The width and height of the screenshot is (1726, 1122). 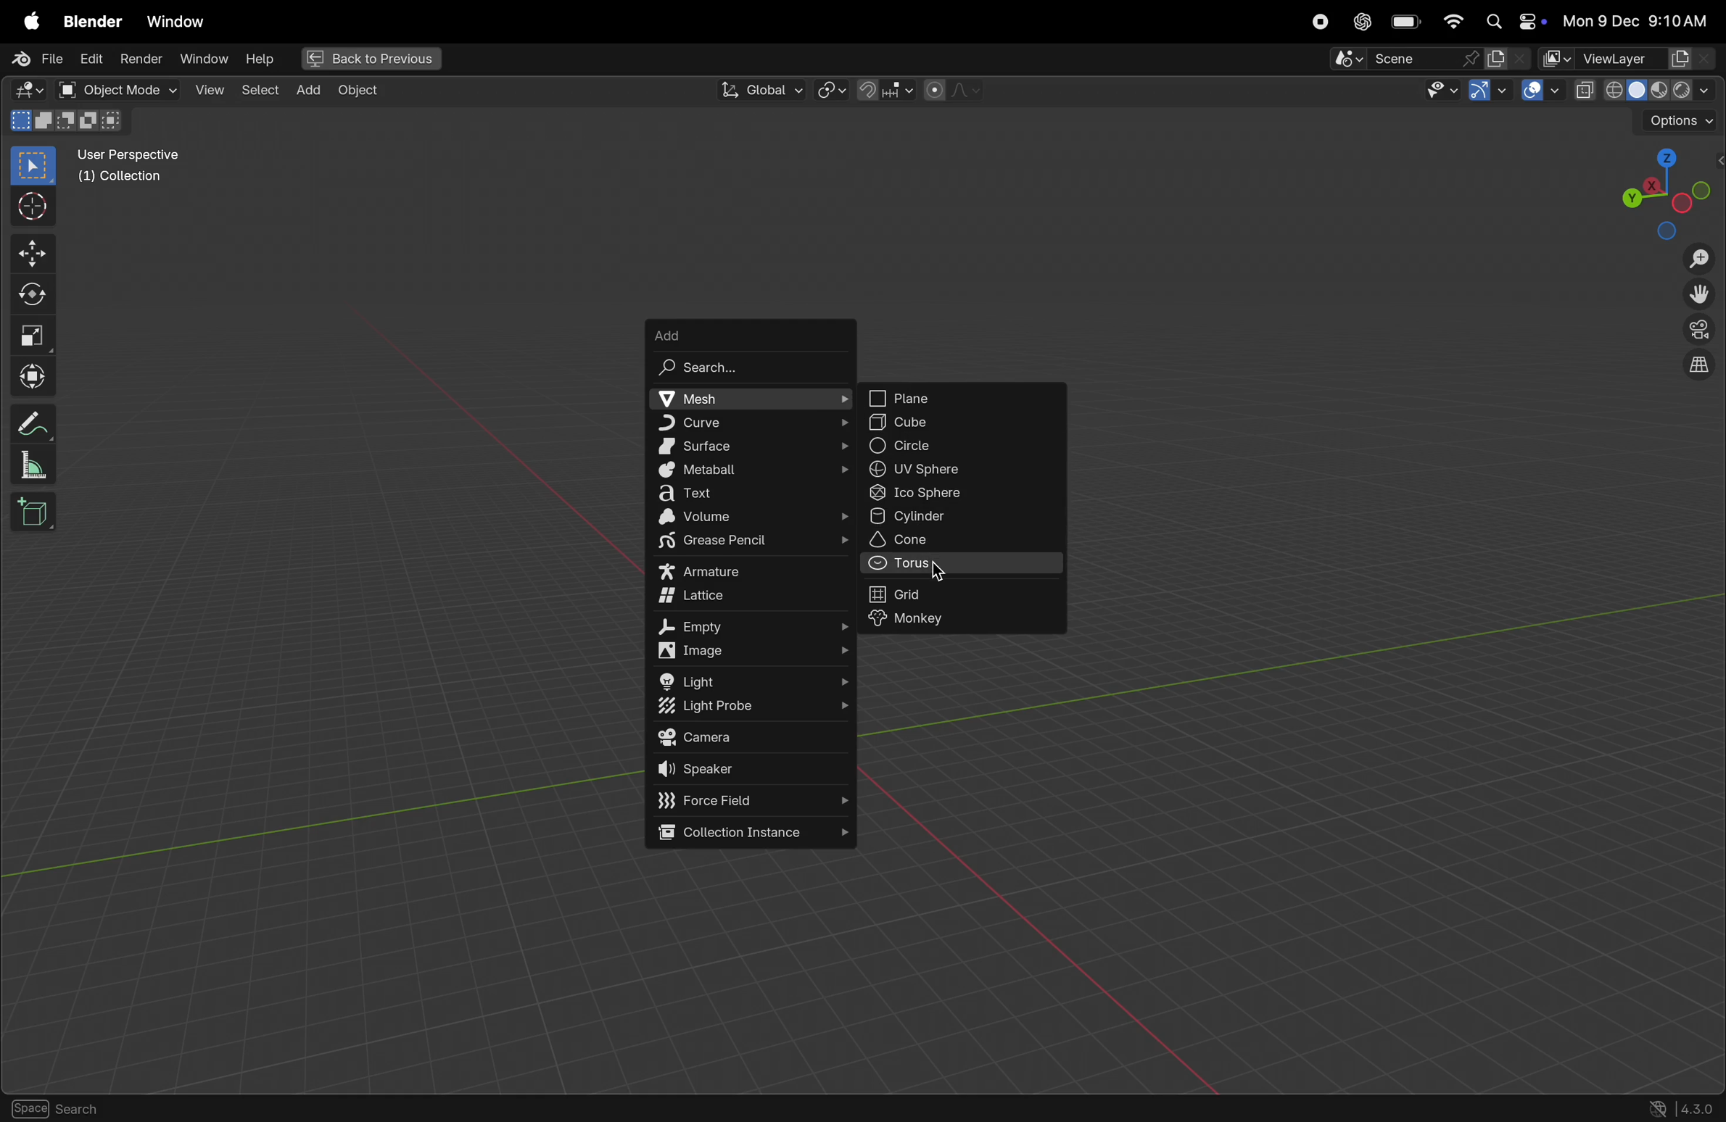 What do you see at coordinates (1360, 22) in the screenshot?
I see `chatgpt` at bounding box center [1360, 22].